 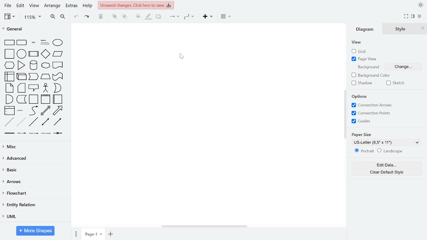 I want to click on clear default style, so click(x=386, y=172).